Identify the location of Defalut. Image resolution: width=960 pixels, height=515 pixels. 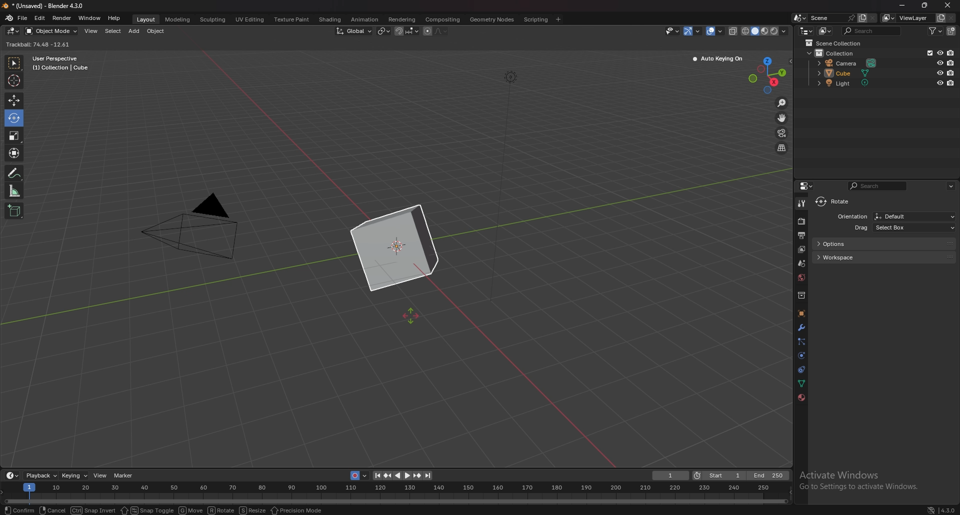
(914, 216).